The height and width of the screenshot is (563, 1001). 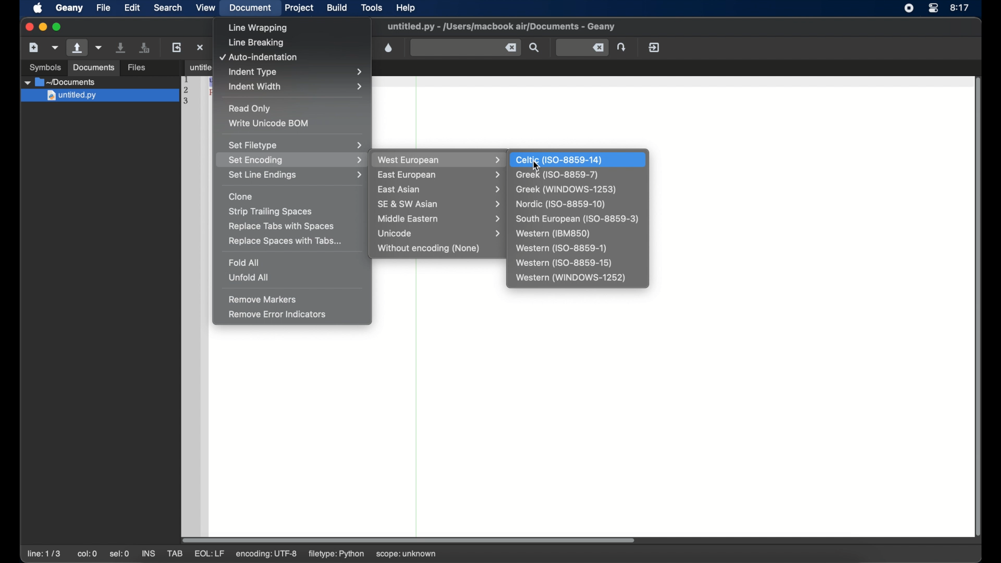 What do you see at coordinates (144, 47) in the screenshot?
I see `save all open files` at bounding box center [144, 47].